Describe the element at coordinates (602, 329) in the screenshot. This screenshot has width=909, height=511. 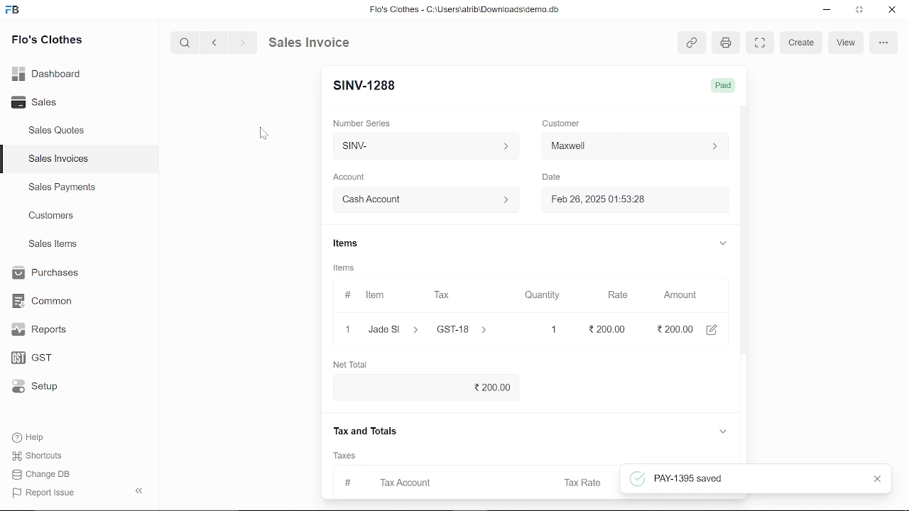
I see `200.00` at that location.